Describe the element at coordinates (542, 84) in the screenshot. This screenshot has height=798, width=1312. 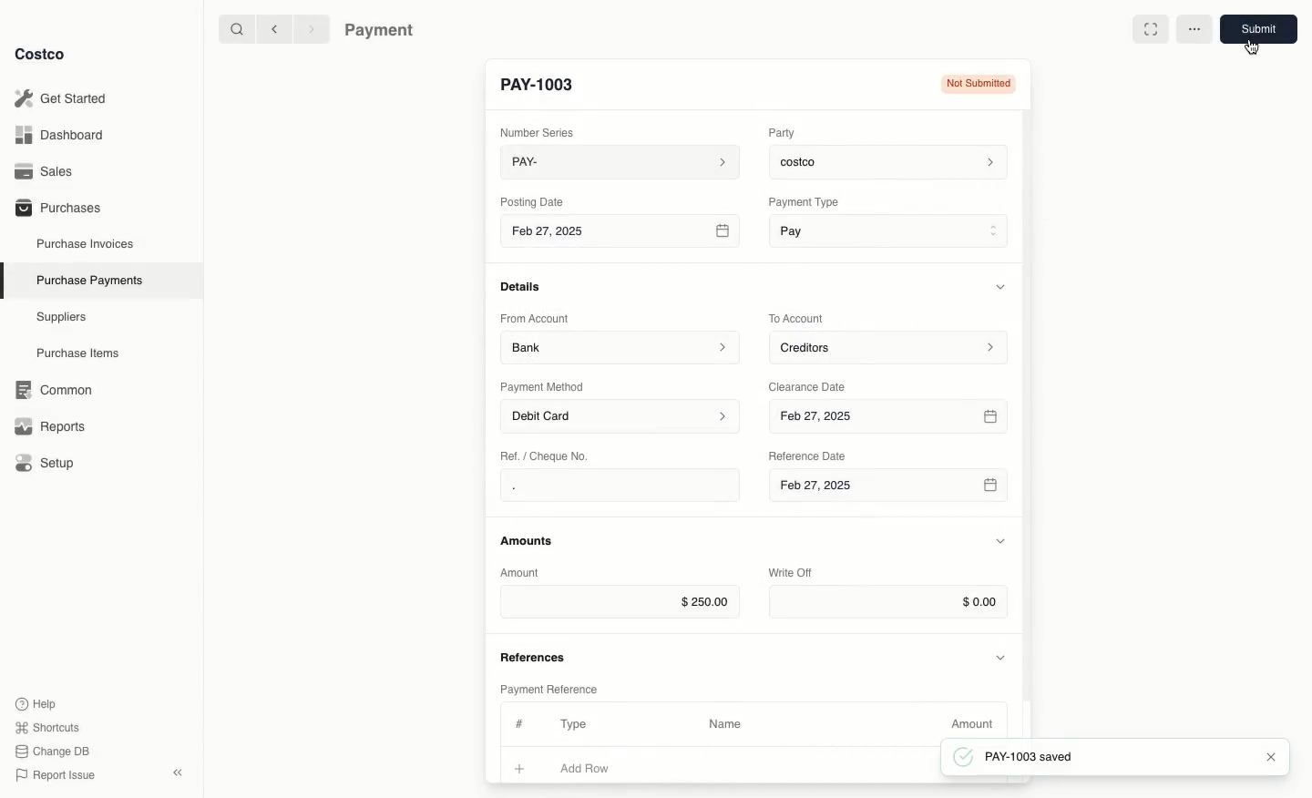
I see `New Entry` at that location.